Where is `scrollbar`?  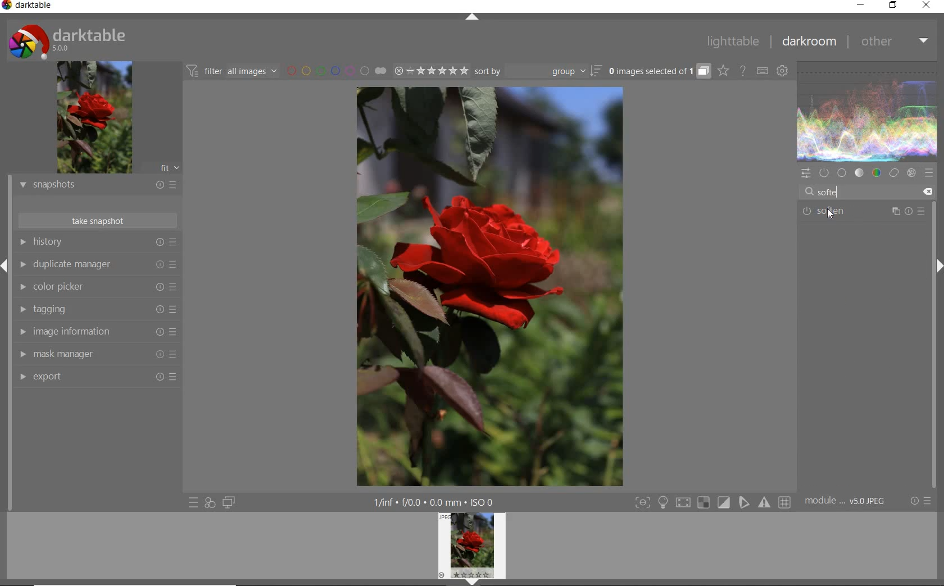
scrollbar is located at coordinates (934, 305).